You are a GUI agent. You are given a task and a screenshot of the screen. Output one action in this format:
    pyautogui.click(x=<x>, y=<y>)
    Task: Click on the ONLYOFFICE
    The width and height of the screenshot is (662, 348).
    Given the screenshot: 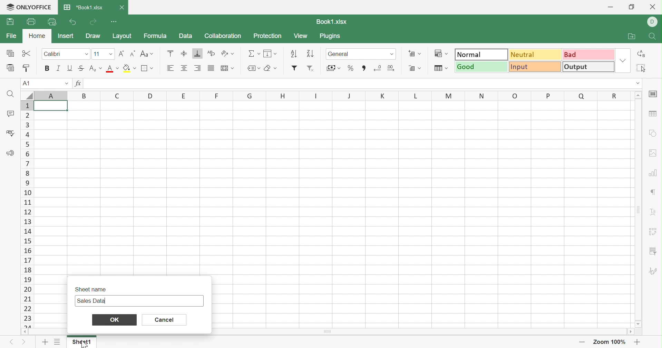 What is the action you would take?
    pyautogui.click(x=29, y=7)
    